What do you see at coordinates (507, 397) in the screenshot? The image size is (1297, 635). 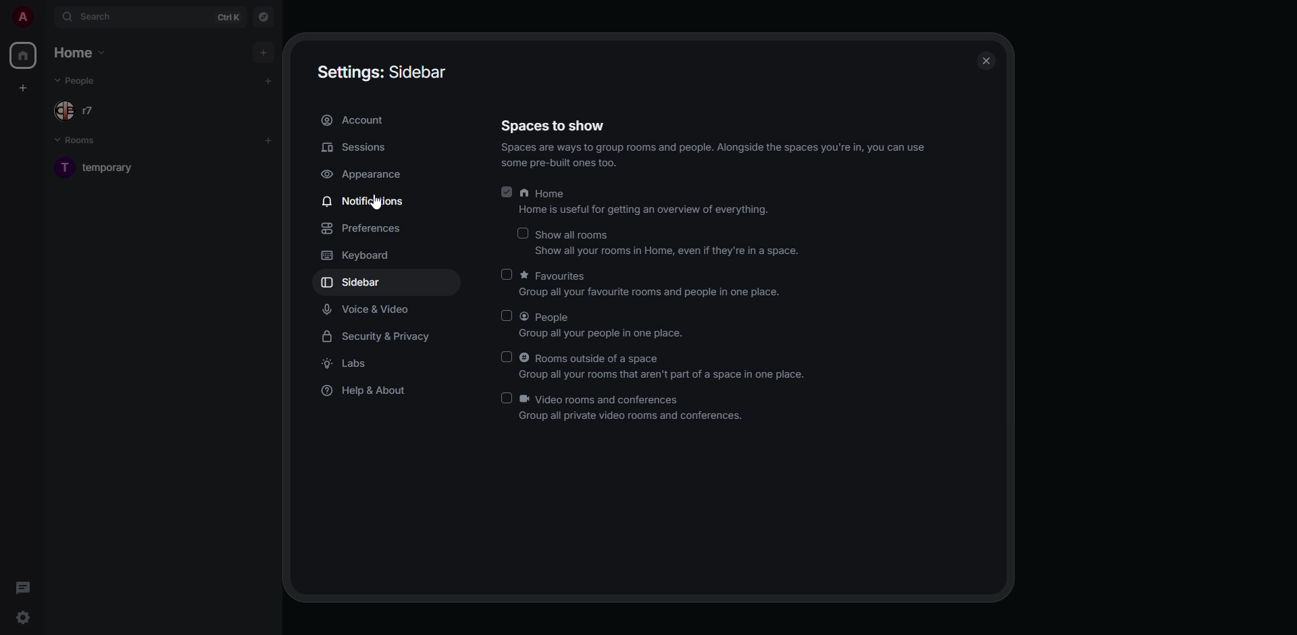 I see `click to enable` at bounding box center [507, 397].